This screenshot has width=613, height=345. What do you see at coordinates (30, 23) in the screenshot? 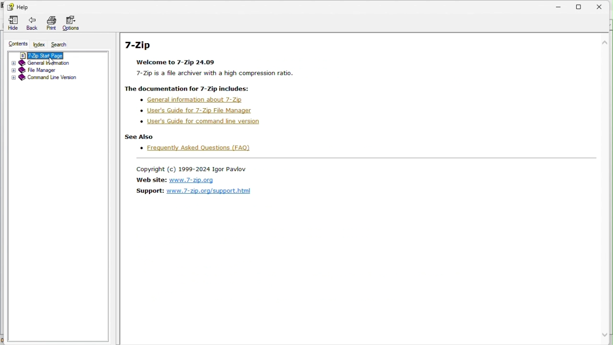
I see `Back` at bounding box center [30, 23].